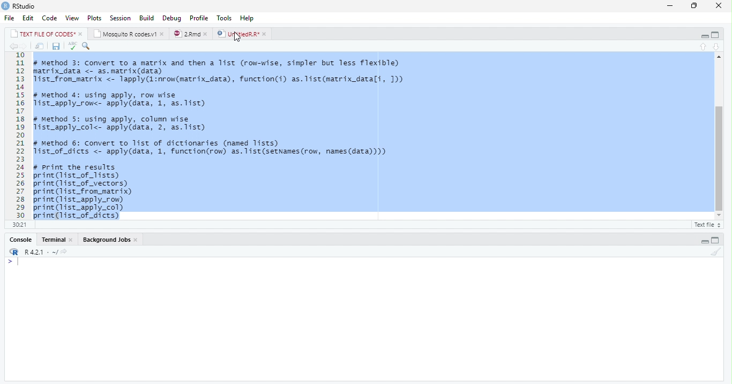 This screenshot has width=732, height=384. Describe the element at coordinates (24, 47) in the screenshot. I see `Go to next location` at that location.